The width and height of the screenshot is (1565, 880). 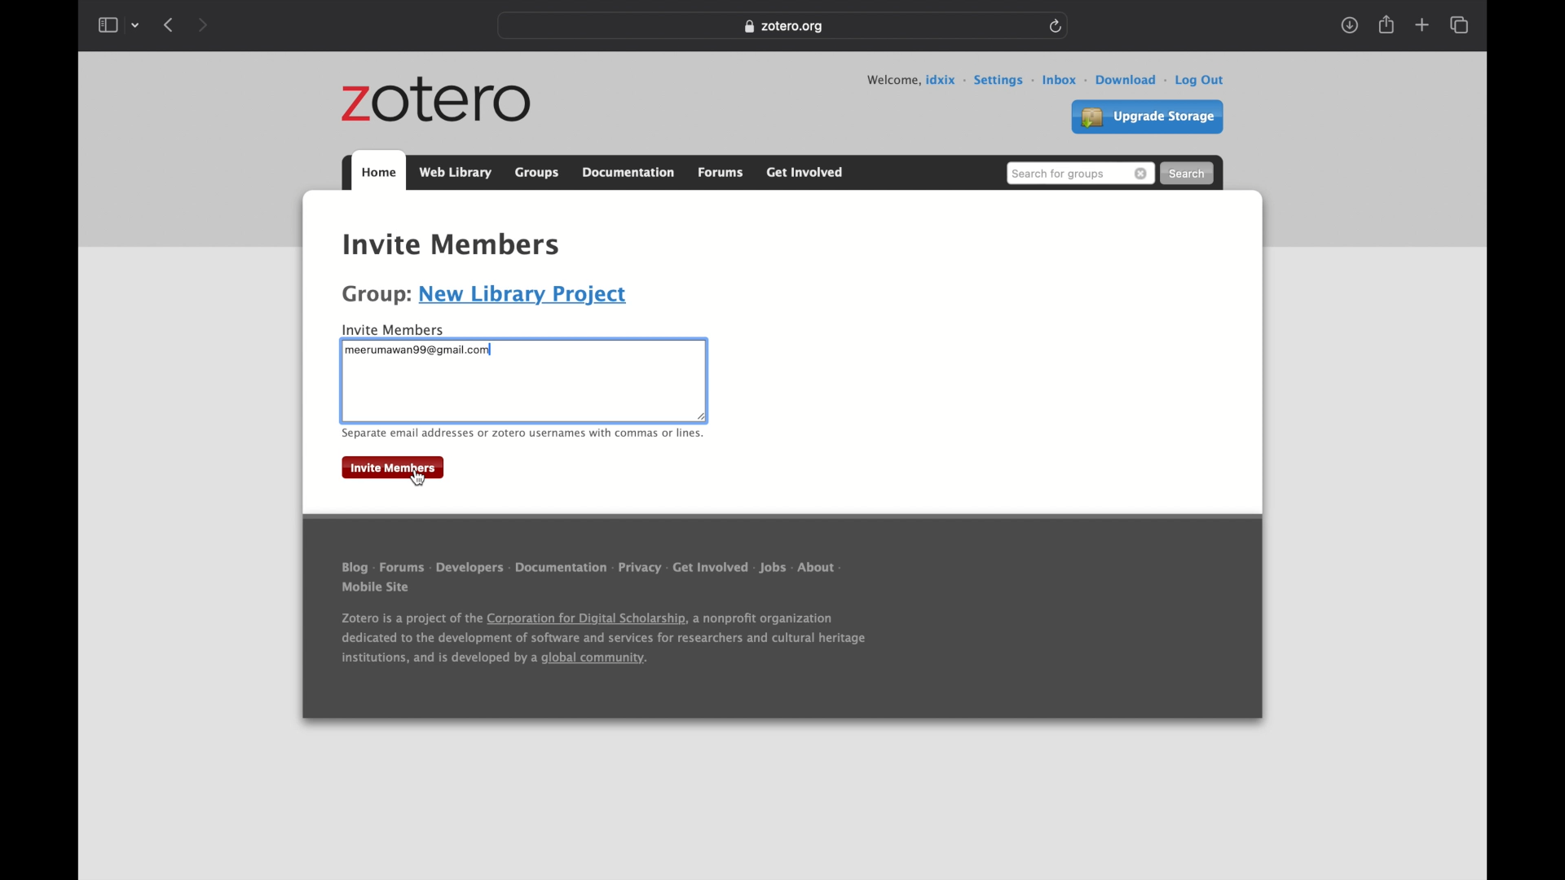 What do you see at coordinates (1200, 78) in the screenshot?
I see `log out` at bounding box center [1200, 78].